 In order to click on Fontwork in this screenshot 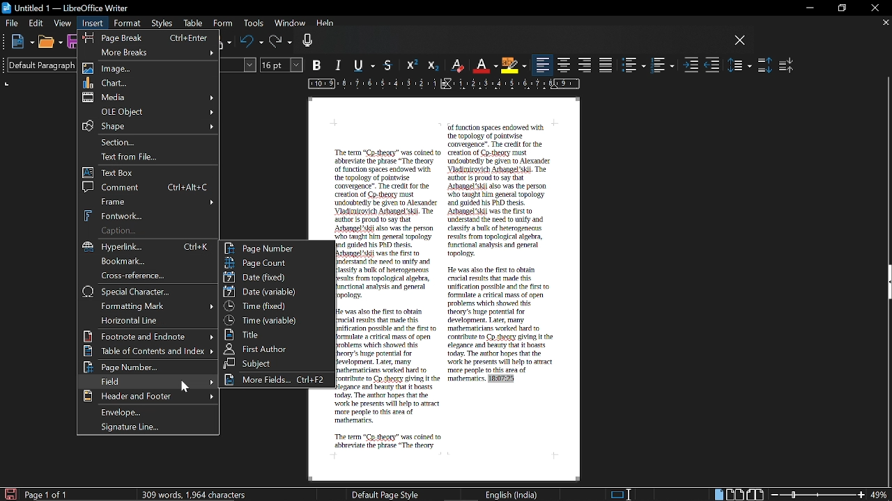, I will do `click(150, 215)`.